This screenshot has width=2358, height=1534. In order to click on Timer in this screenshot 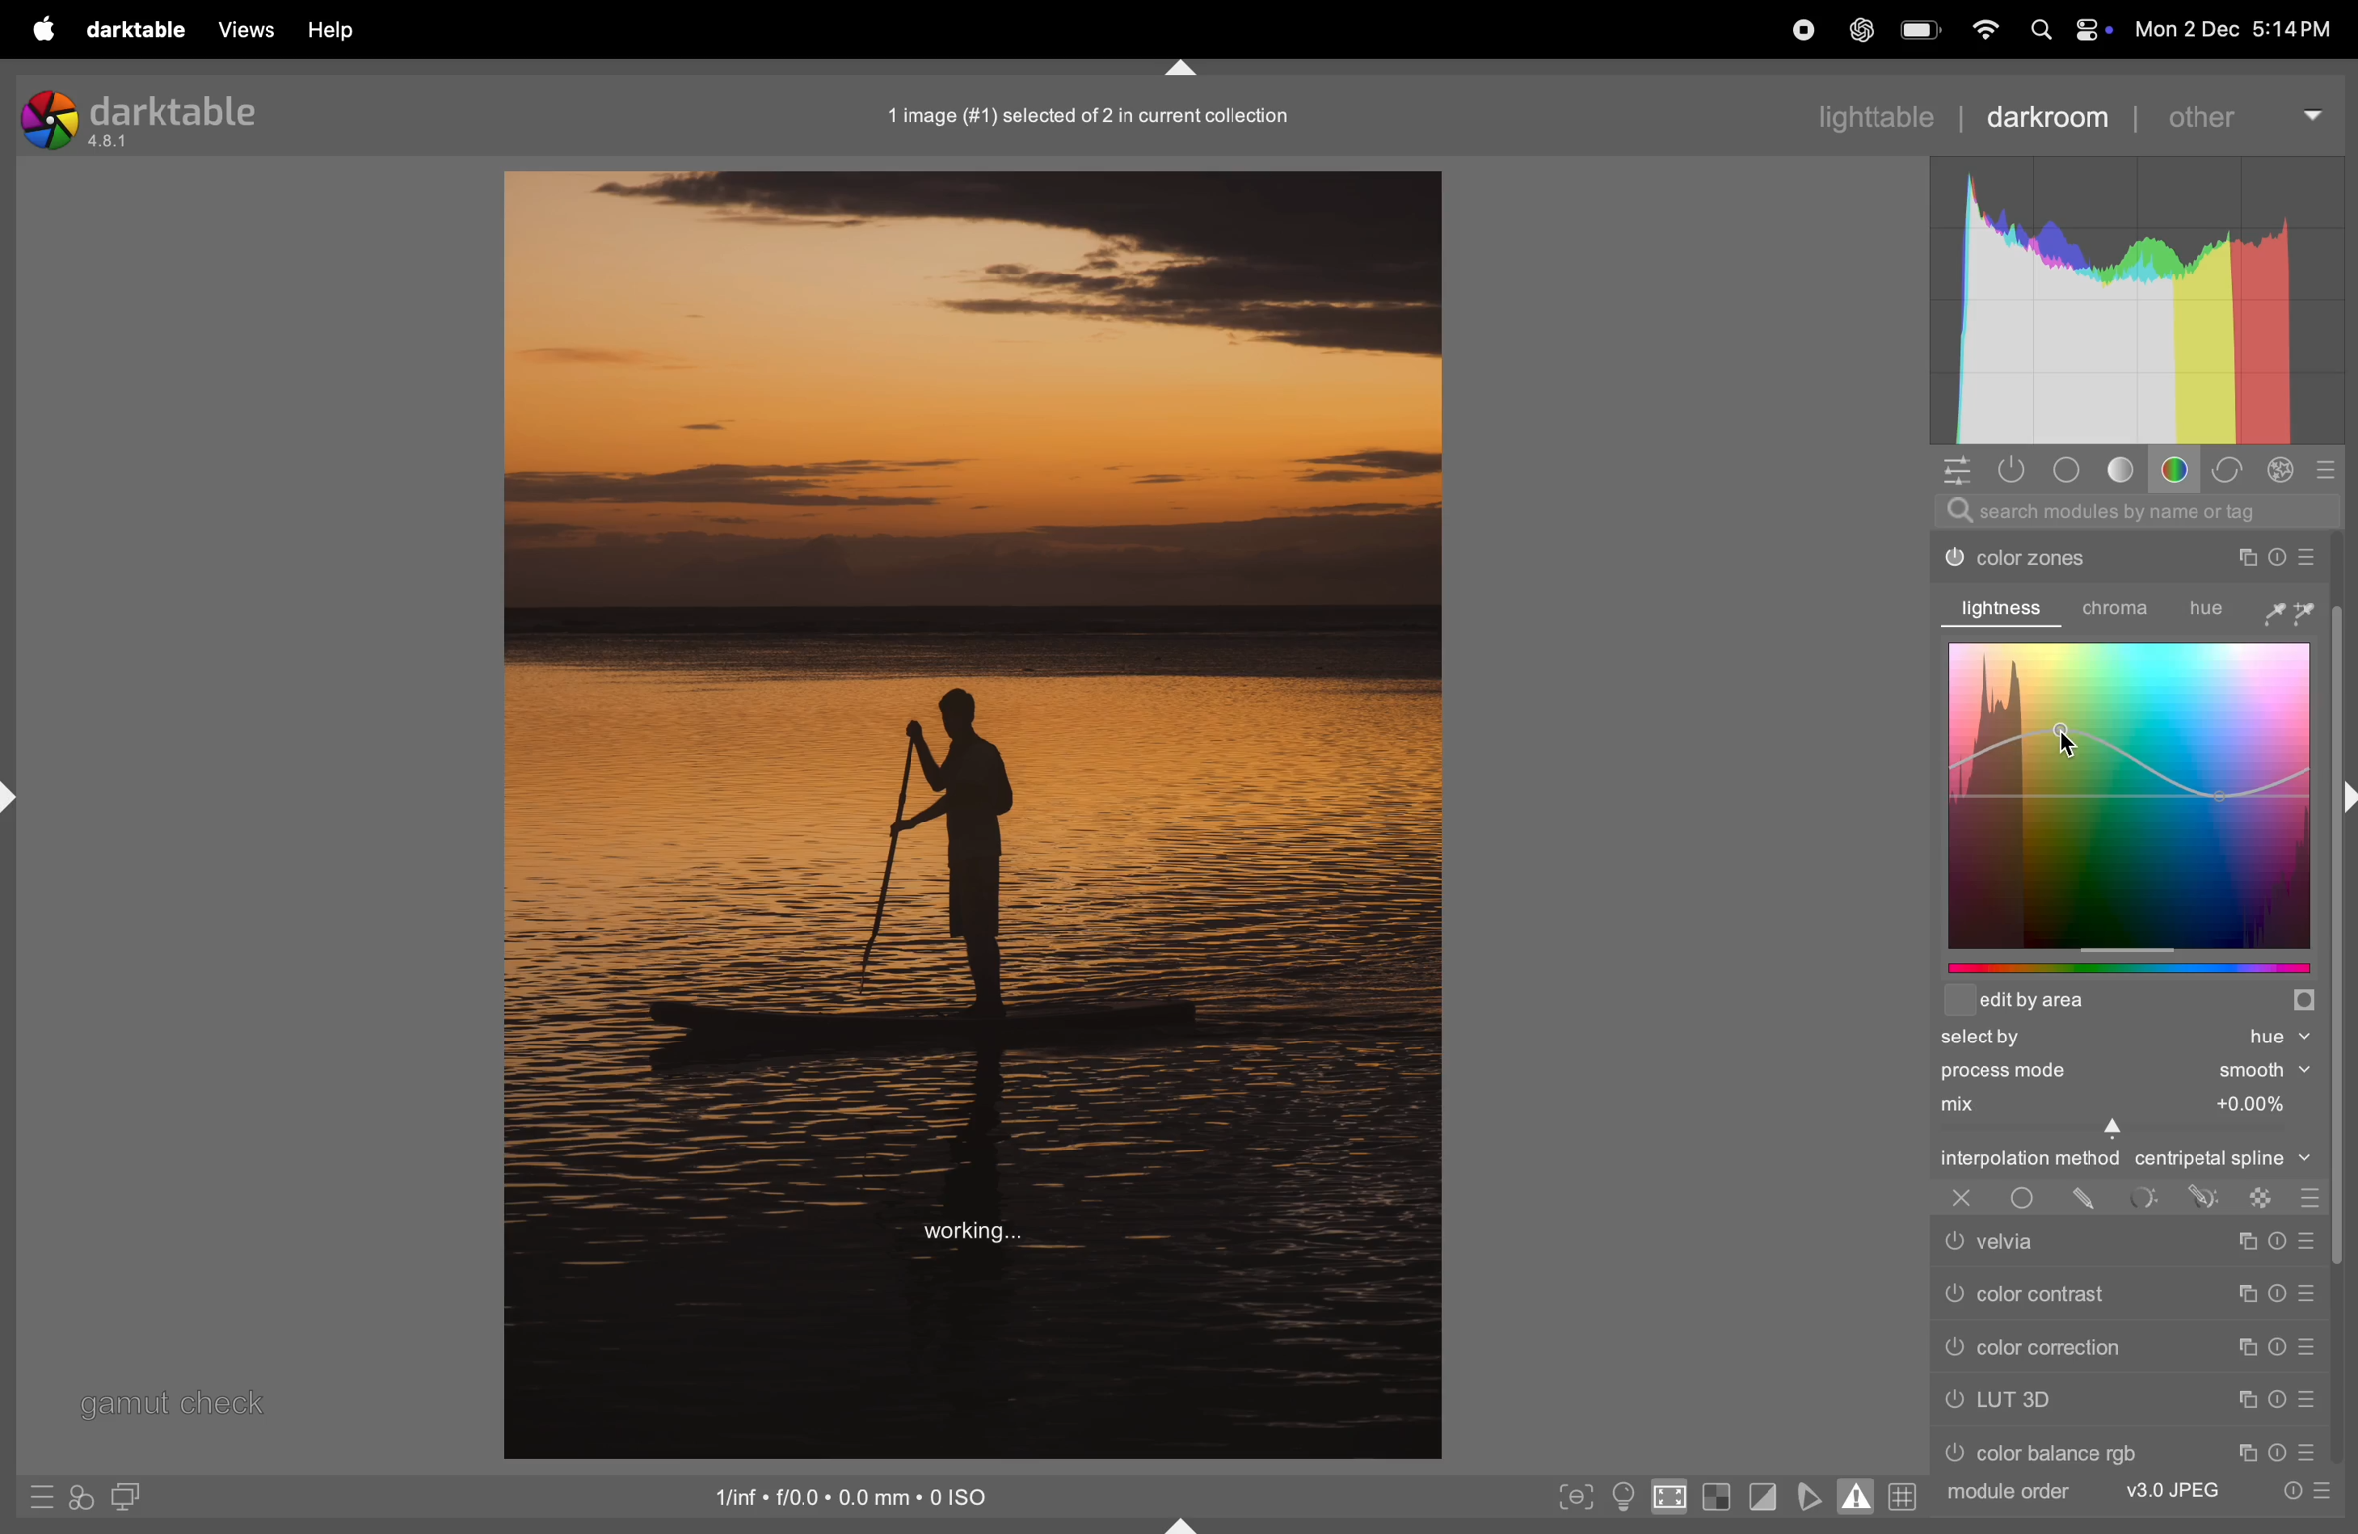, I will do `click(2278, 1453)`.